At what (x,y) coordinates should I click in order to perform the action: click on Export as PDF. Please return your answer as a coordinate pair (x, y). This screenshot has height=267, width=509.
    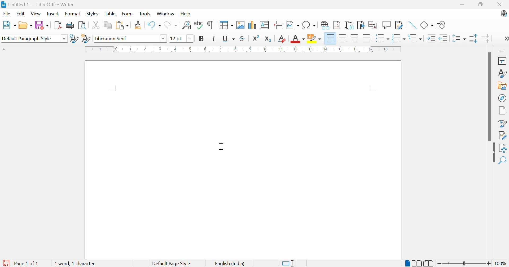
    Looking at the image, I should click on (58, 25).